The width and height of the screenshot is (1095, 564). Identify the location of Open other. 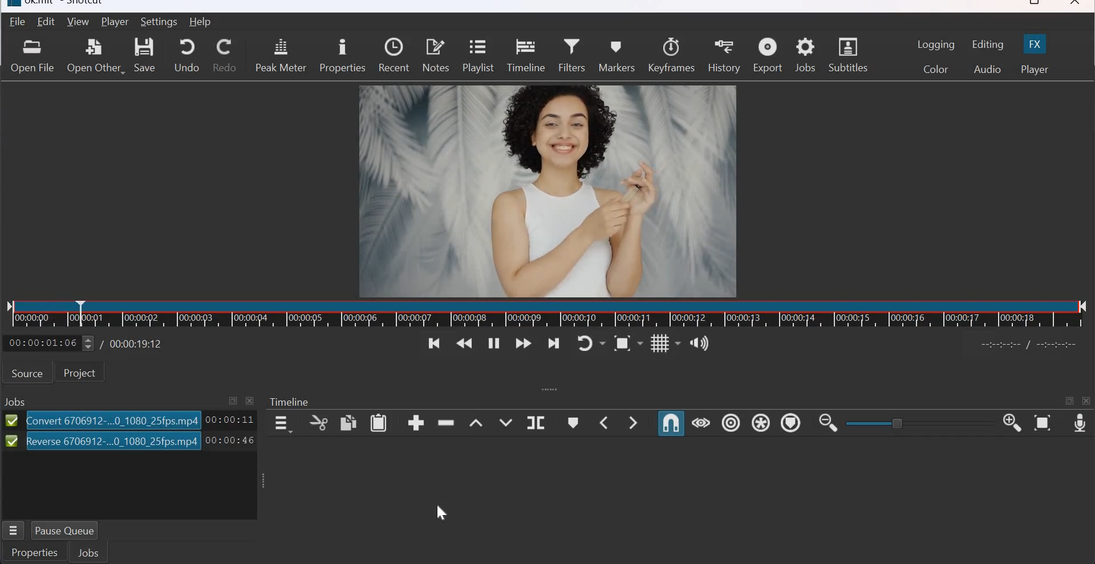
(95, 54).